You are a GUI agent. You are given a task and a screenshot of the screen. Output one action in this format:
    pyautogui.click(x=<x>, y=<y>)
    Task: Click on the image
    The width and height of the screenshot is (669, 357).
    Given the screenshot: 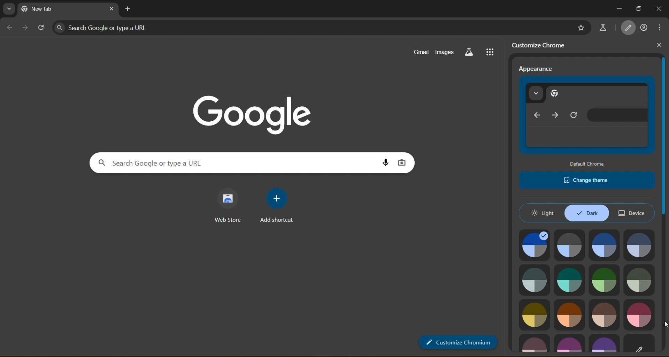 What is the action you would take?
    pyautogui.click(x=570, y=314)
    